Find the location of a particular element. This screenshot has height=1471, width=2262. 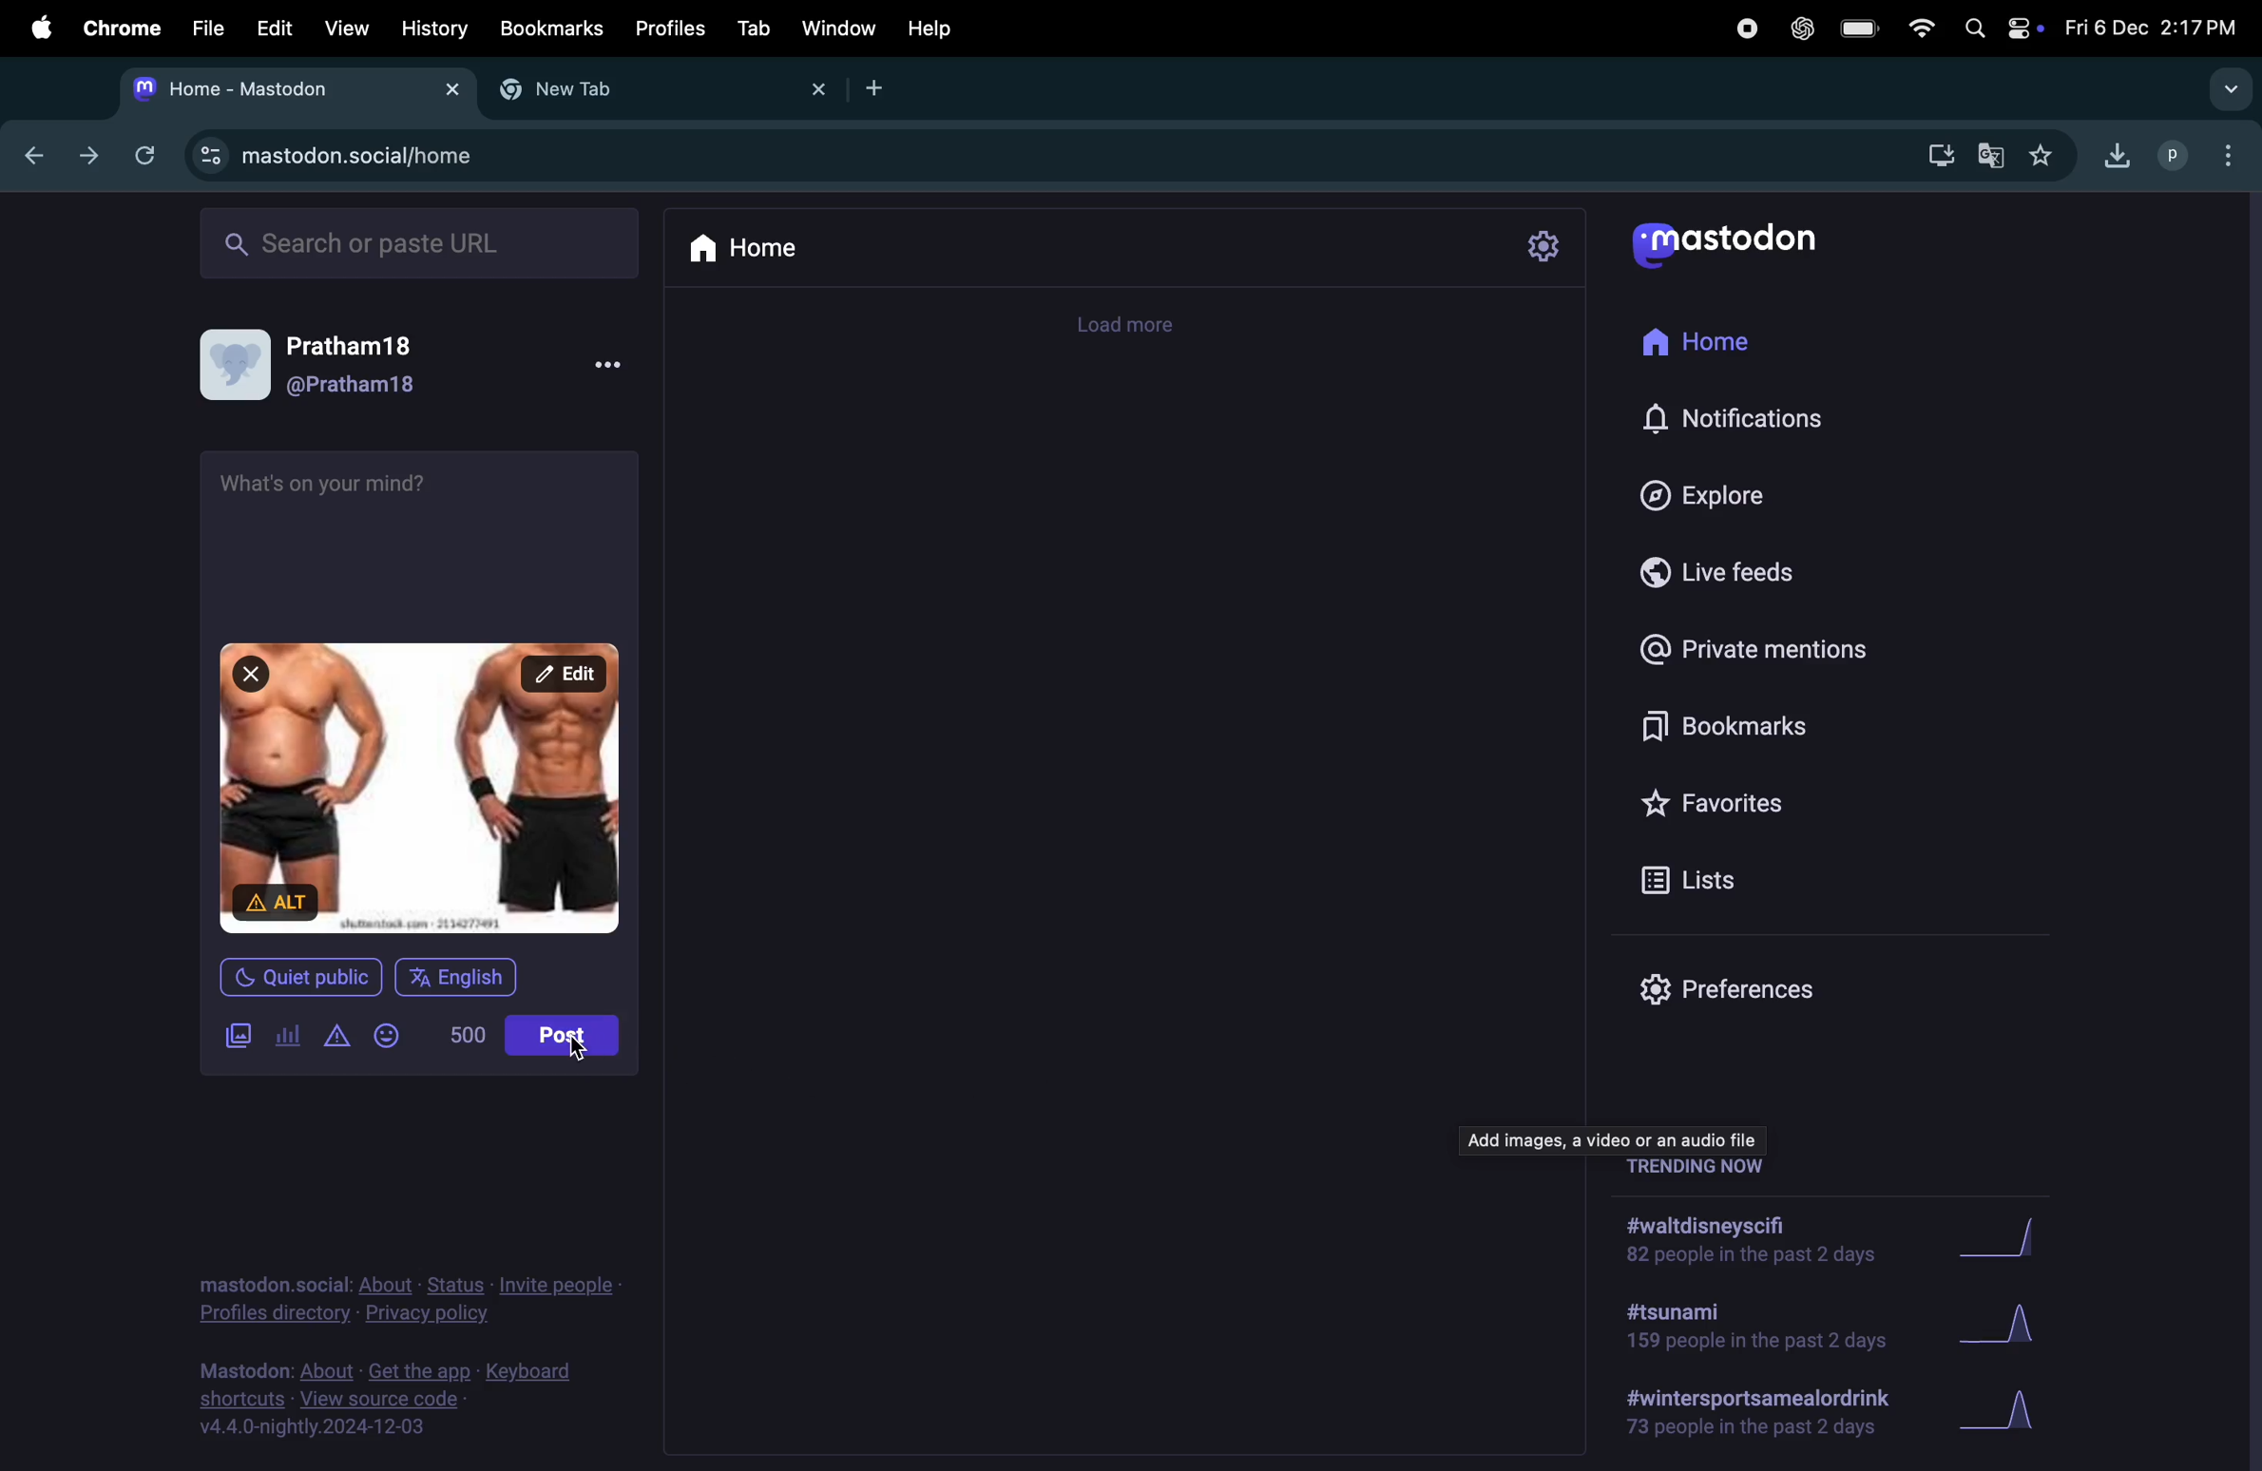

wifi is located at coordinates (1919, 27).